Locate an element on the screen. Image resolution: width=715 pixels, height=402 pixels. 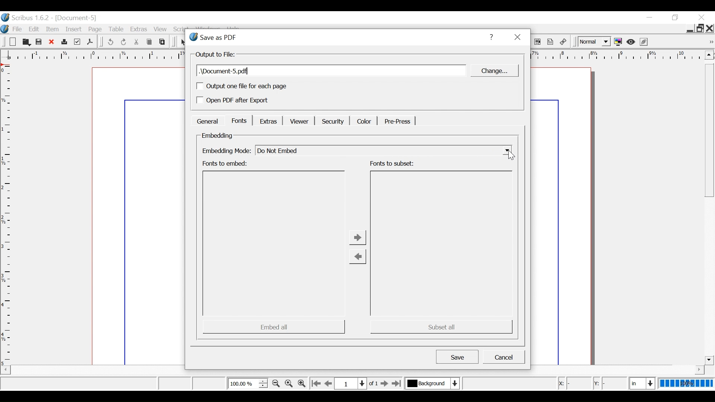
Close is located at coordinates (52, 42).